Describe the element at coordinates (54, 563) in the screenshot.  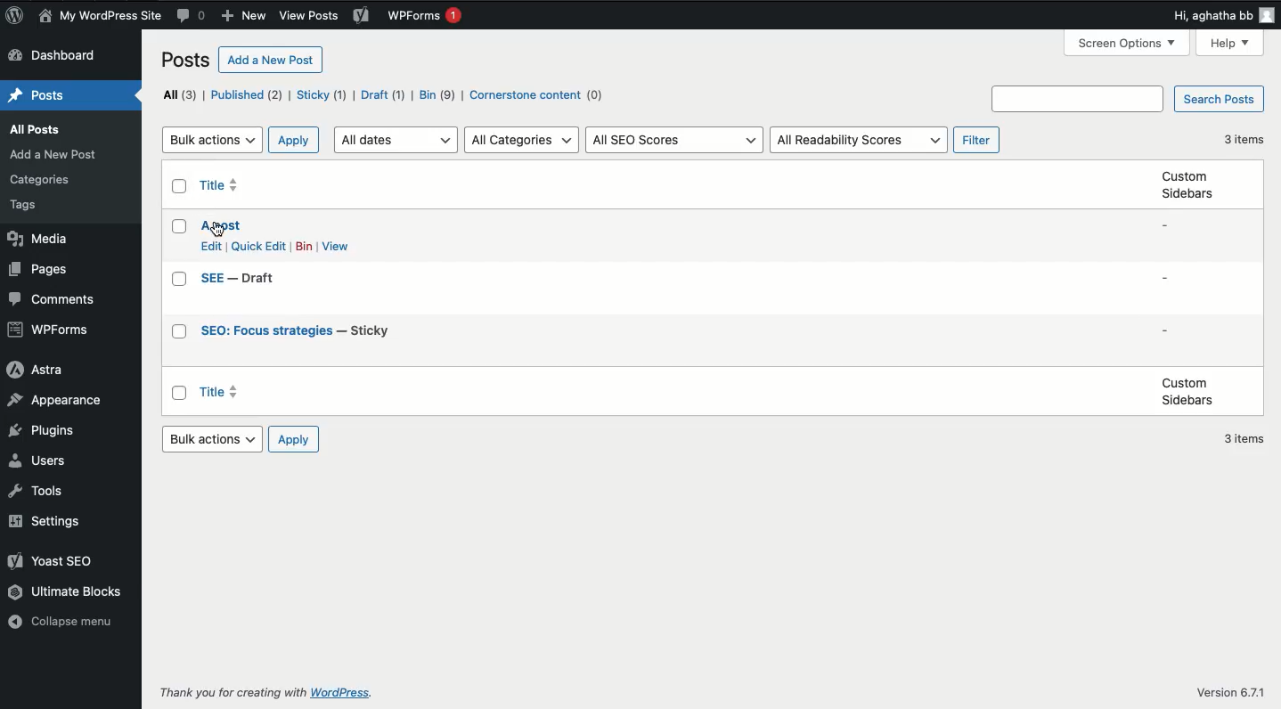
I see `Yoast SEO` at that location.